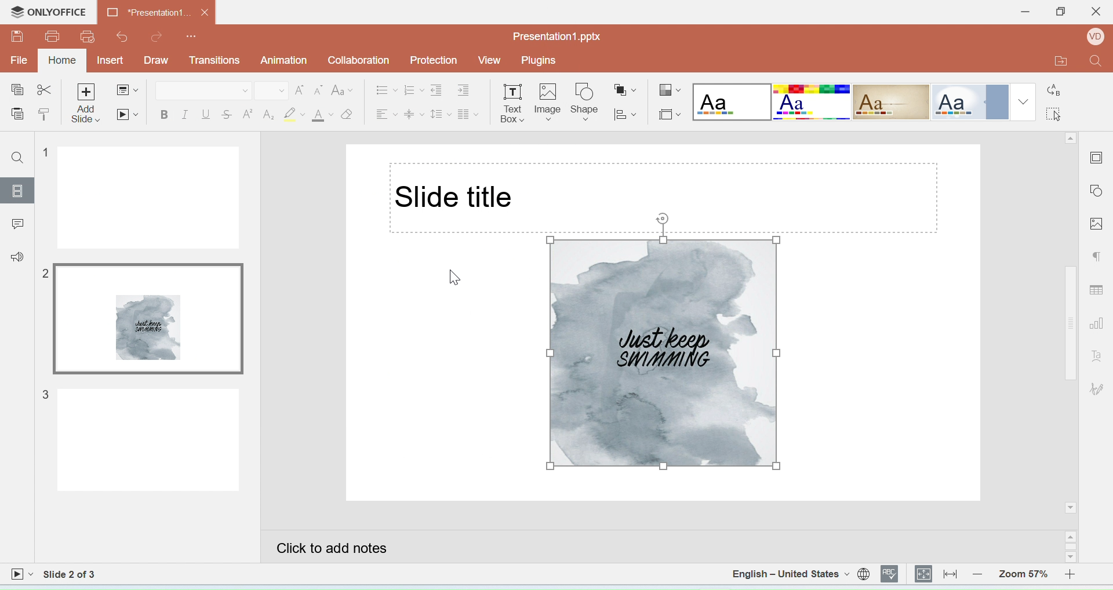 The height and width of the screenshot is (590, 1113). What do you see at coordinates (892, 103) in the screenshot?
I see `Lines` at bounding box center [892, 103].